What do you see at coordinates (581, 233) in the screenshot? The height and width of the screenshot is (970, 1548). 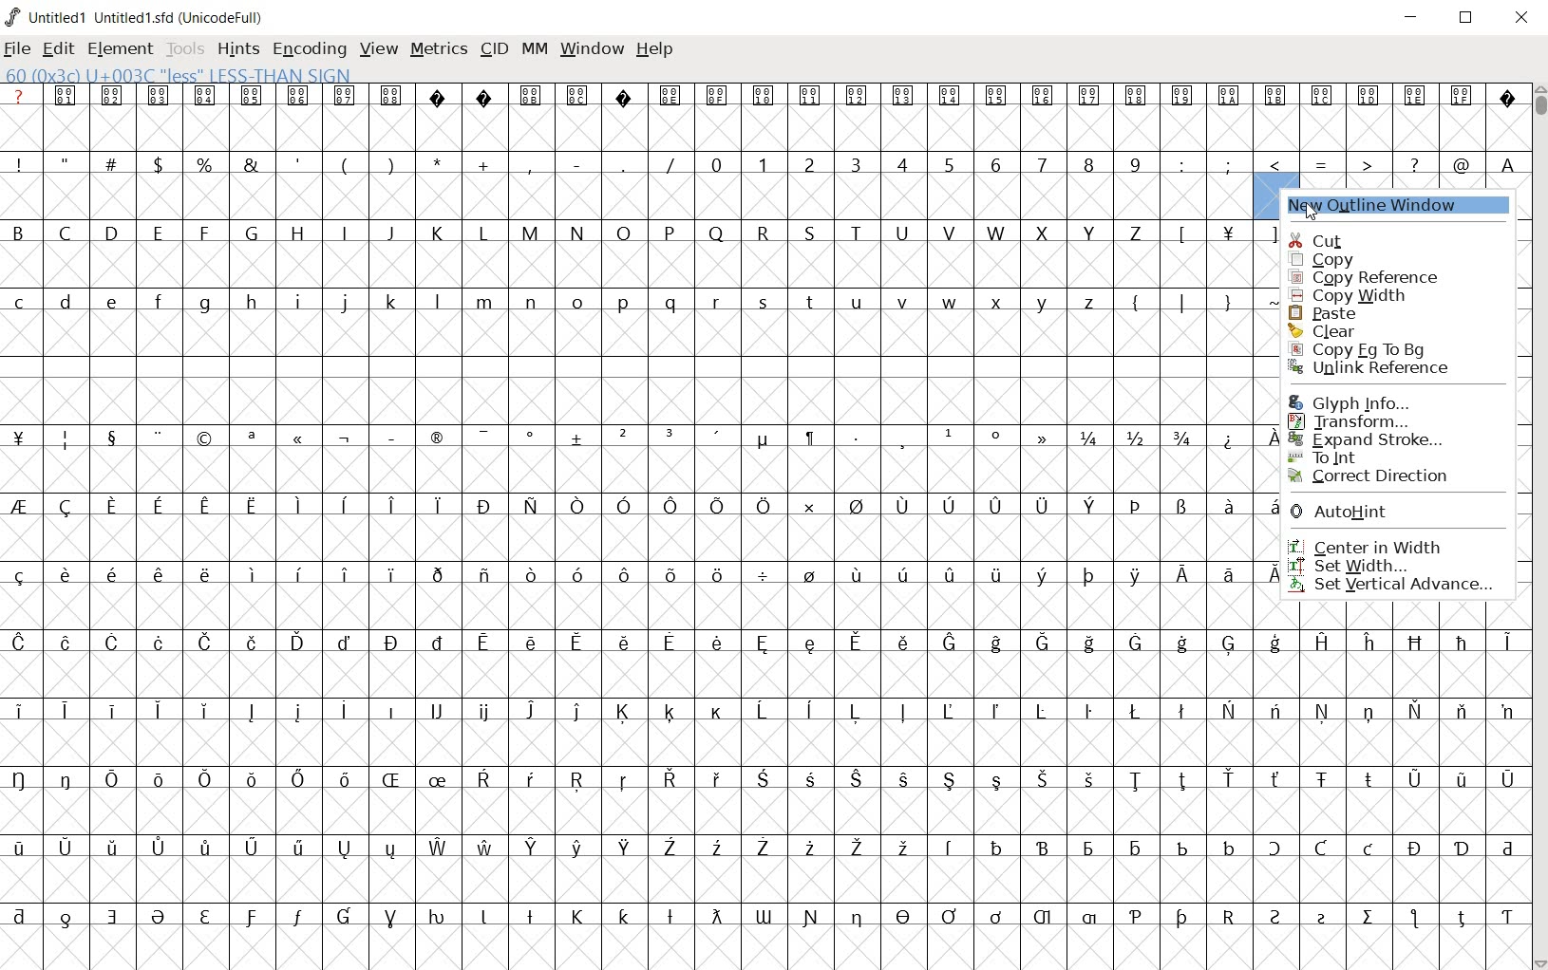 I see `Capilal letters B - Z` at bounding box center [581, 233].